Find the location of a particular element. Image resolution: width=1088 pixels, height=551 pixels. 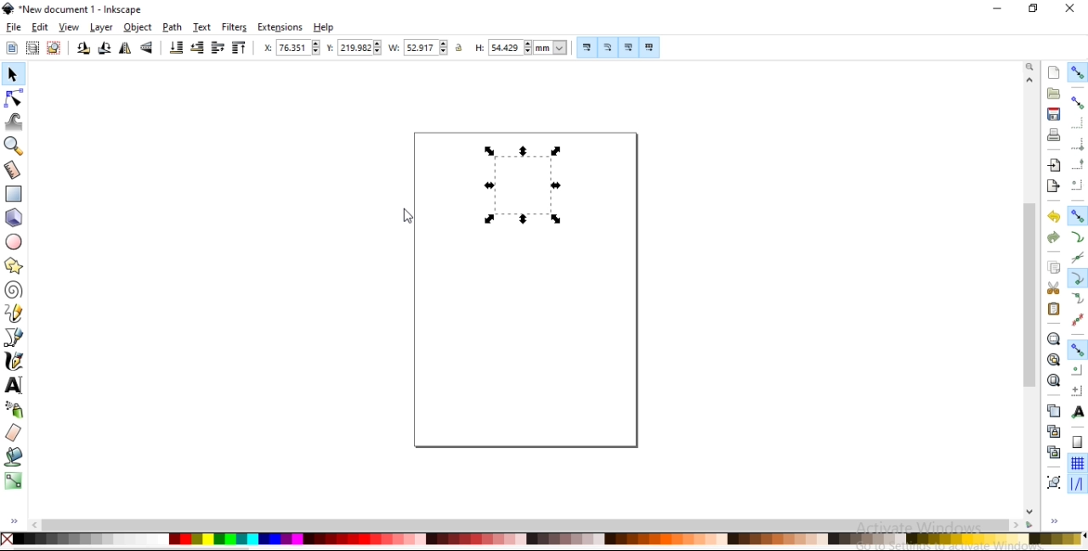

create and edit gradients is located at coordinates (14, 481).